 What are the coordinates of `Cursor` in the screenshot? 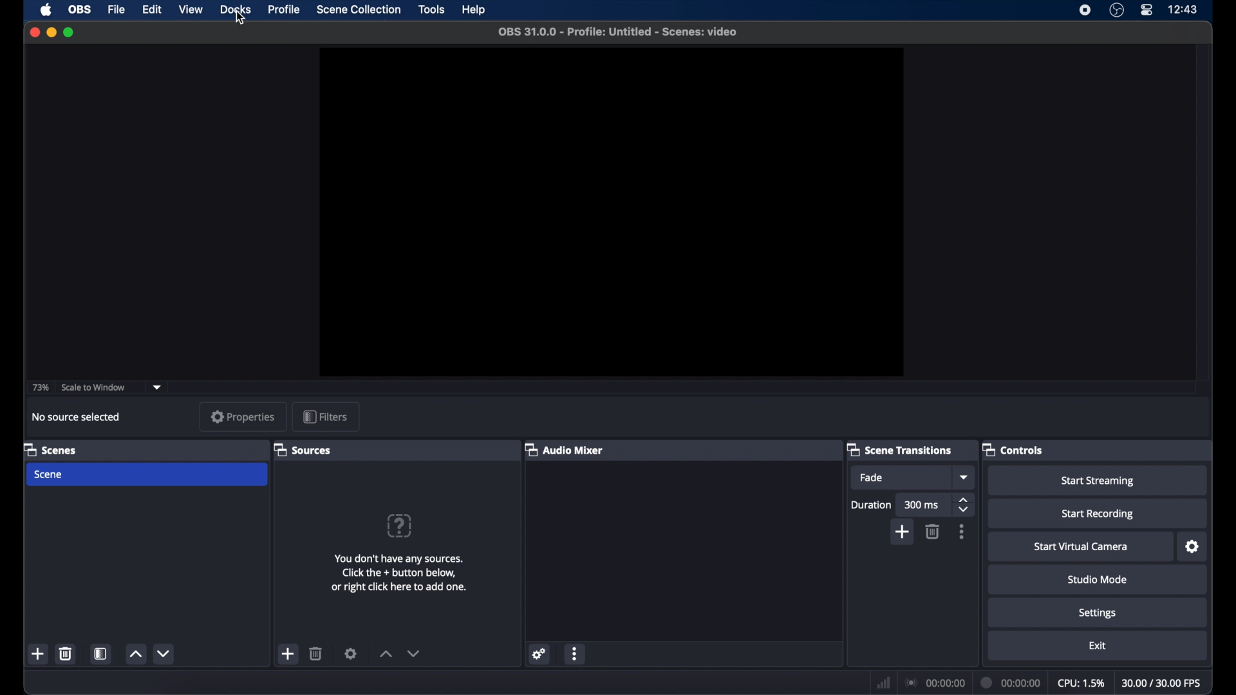 It's located at (239, 19).